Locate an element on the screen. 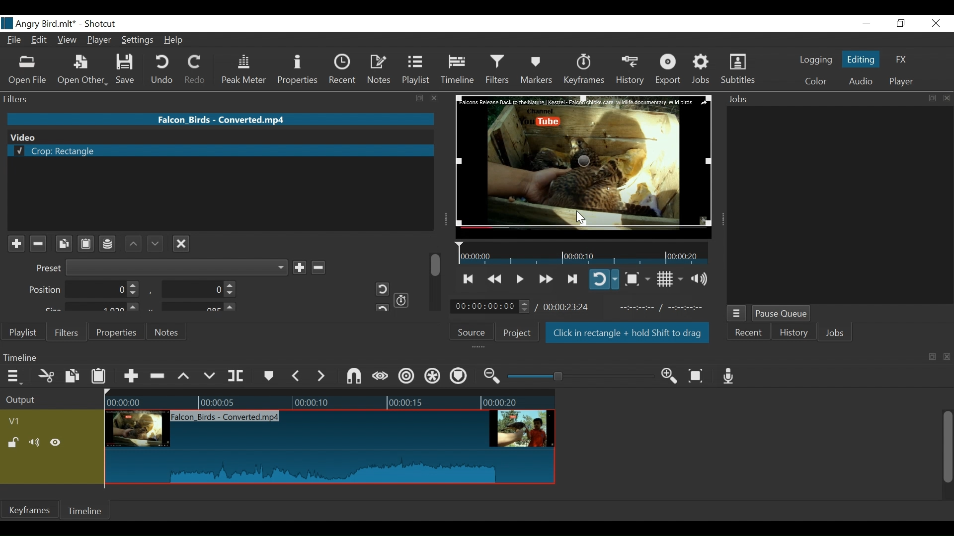  Present is located at coordinates (160, 268).